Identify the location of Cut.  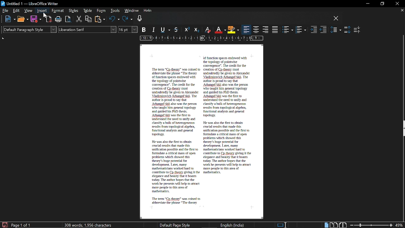
(79, 19).